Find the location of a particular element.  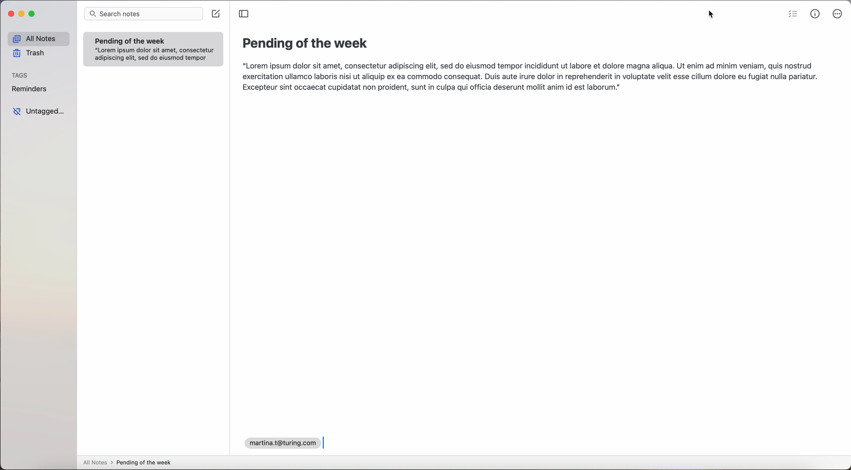

all notes > pending of the week is located at coordinates (130, 463).